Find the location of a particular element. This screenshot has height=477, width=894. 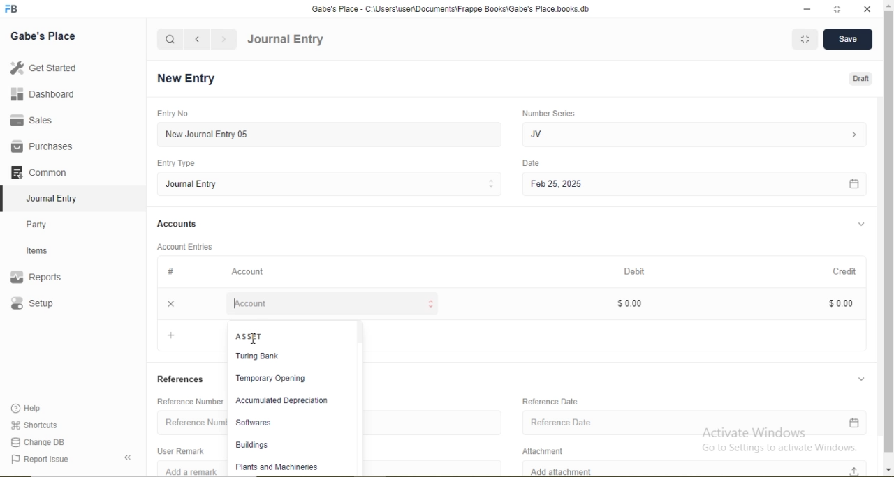

Account Entries is located at coordinates (184, 245).